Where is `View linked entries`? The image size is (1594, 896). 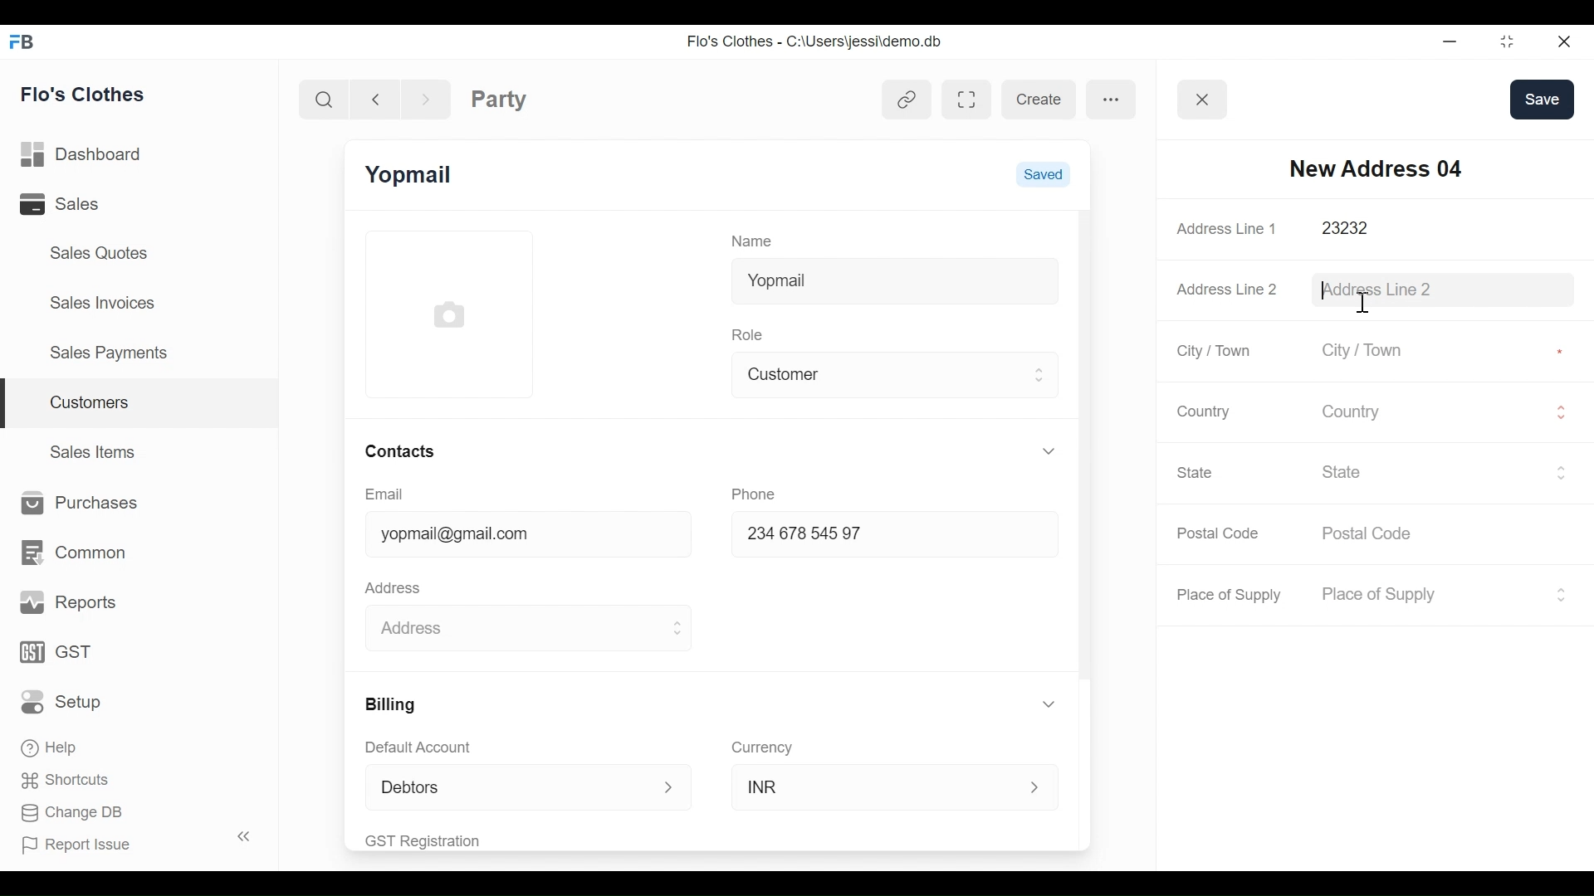
View linked entries is located at coordinates (907, 102).